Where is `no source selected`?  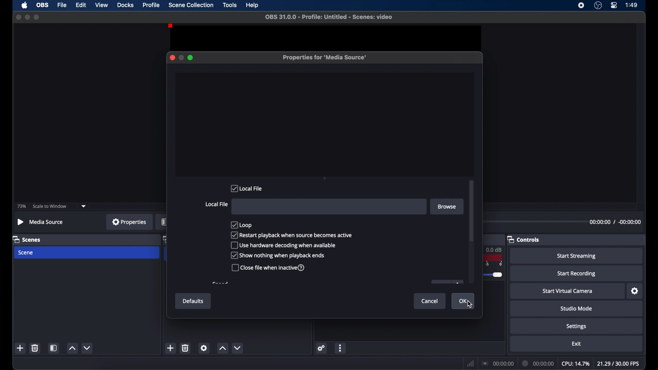 no source selected is located at coordinates (41, 222).